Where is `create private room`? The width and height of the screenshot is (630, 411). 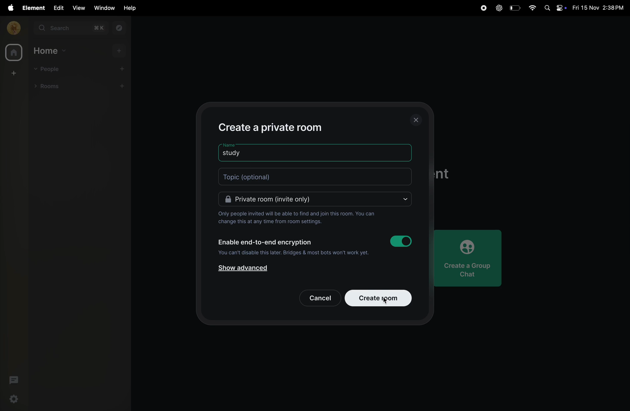
create private room is located at coordinates (273, 126).